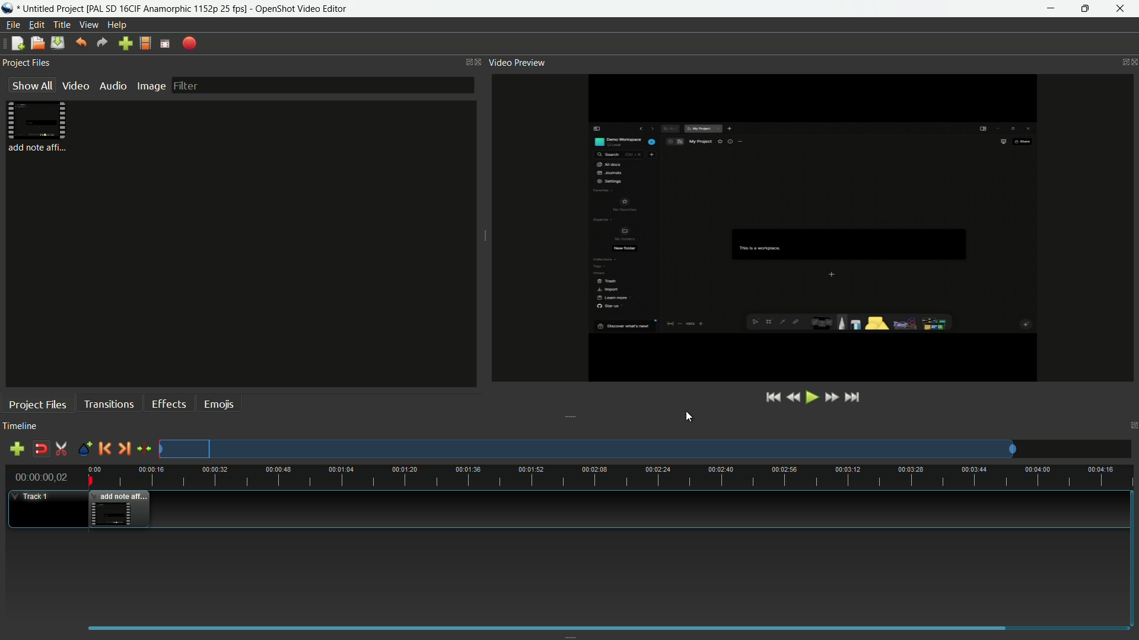 The image size is (1139, 640). I want to click on timeline, so click(20, 427).